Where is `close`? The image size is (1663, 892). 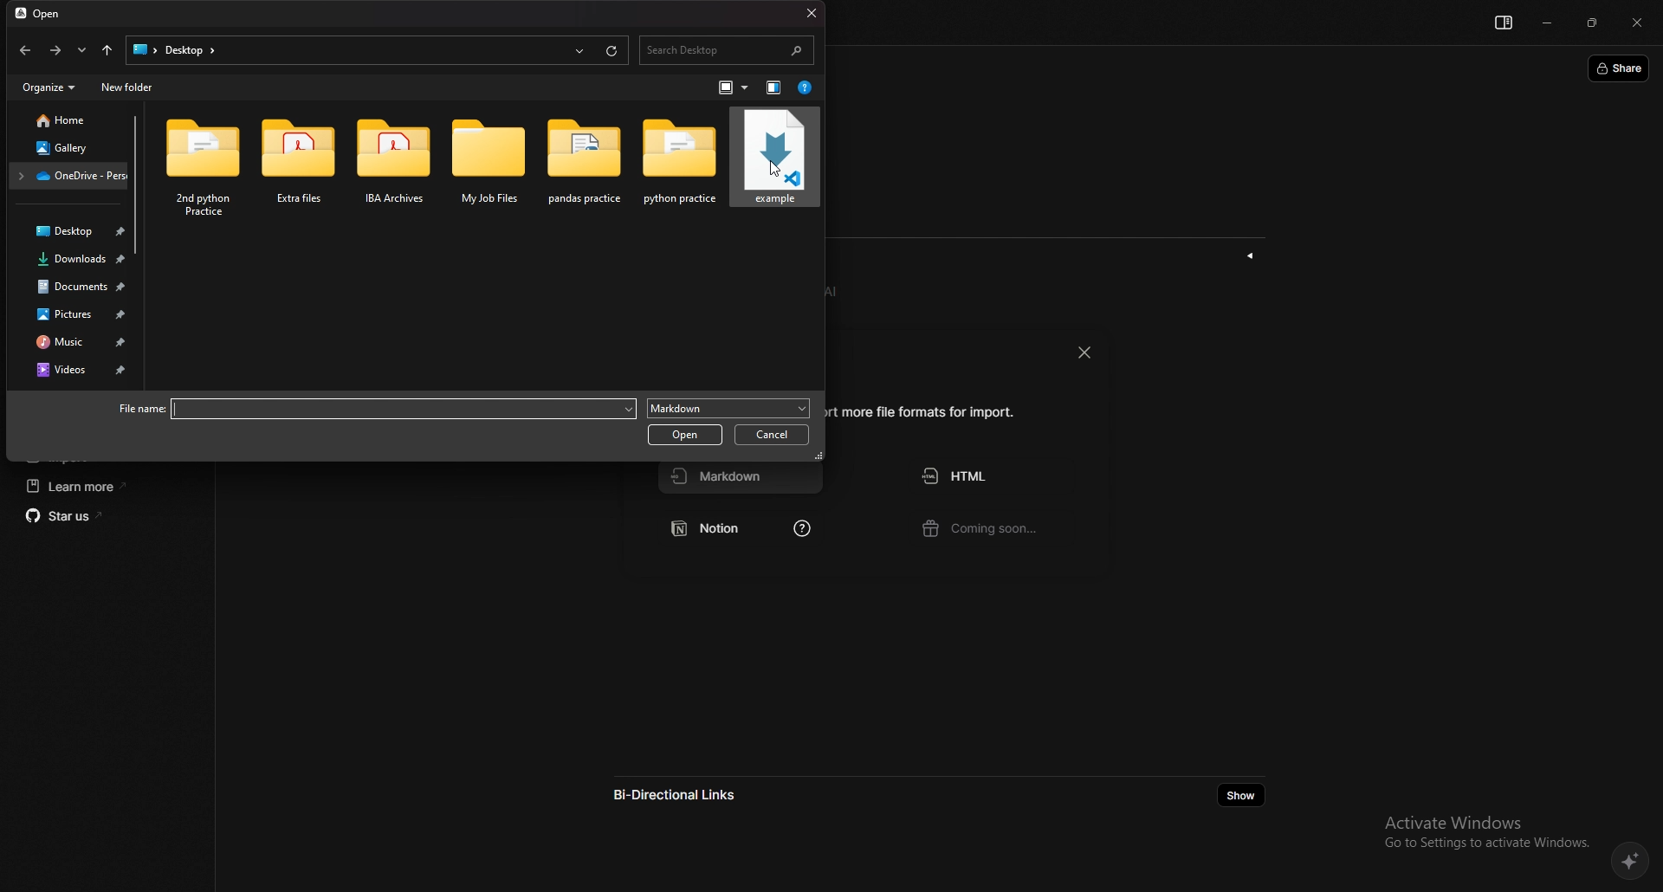
close is located at coordinates (805, 13).